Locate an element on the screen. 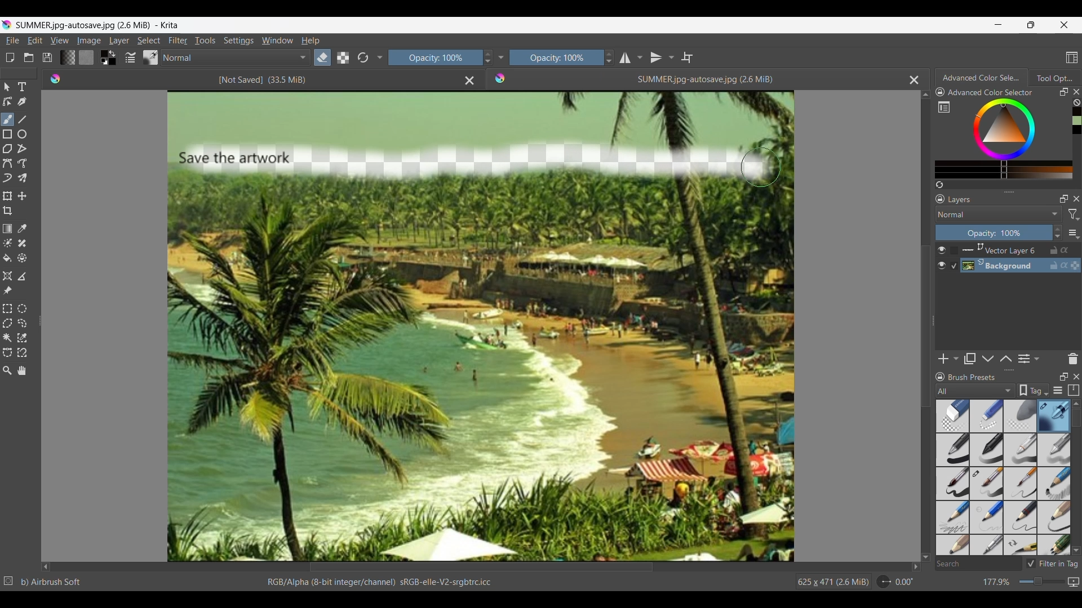 This screenshot has width=1082, height=608. Duplicate layer or mask is located at coordinates (969, 359).